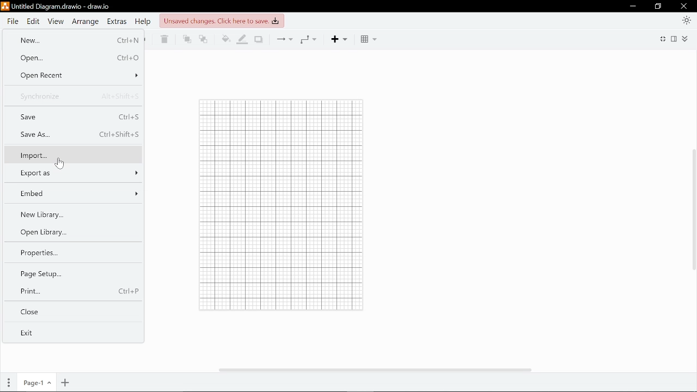 This screenshot has height=392, width=697. Describe the element at coordinates (685, 20) in the screenshot. I see `Appearence` at that location.